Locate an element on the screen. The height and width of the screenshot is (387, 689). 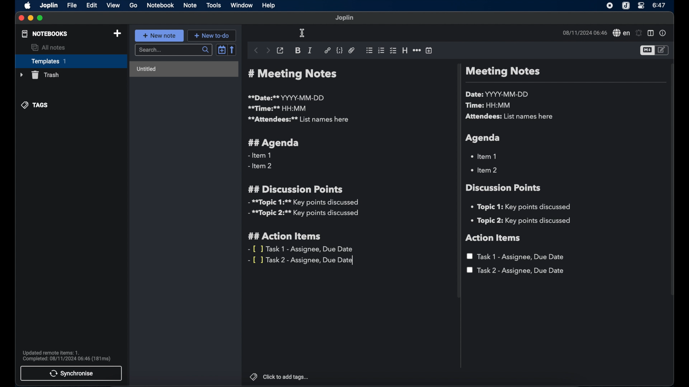
notebook is located at coordinates (160, 6).